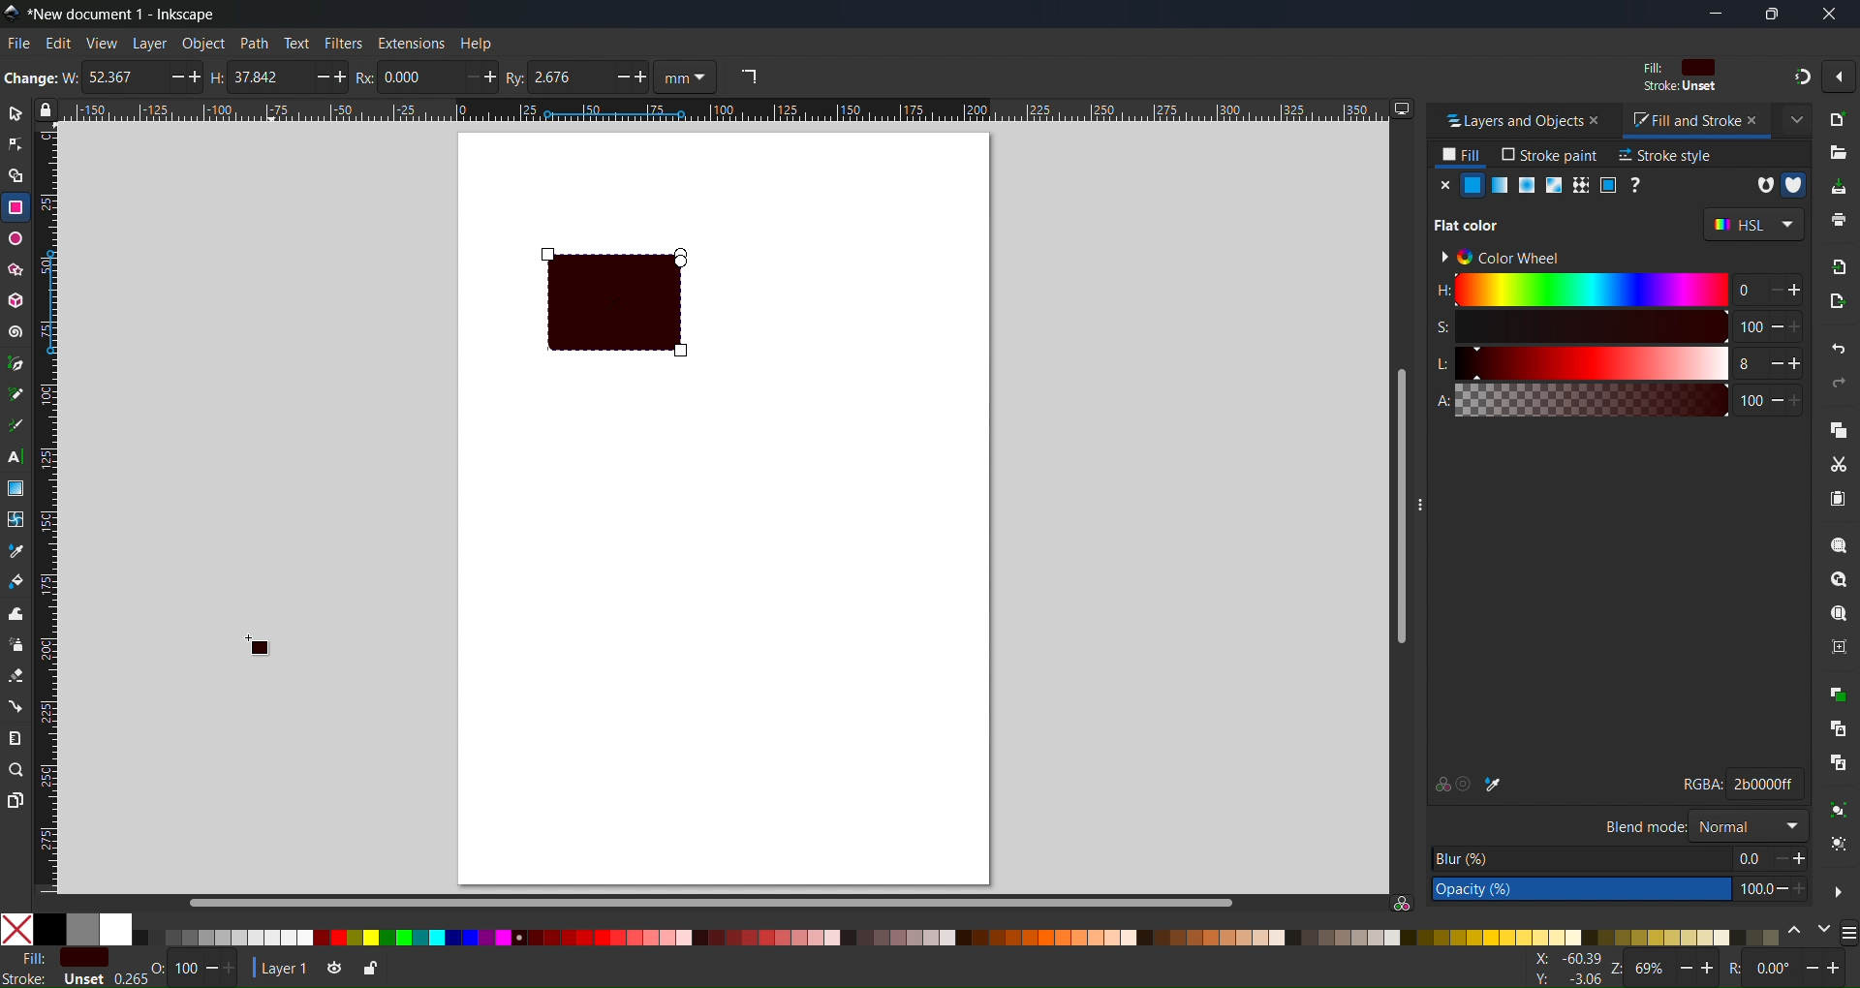 The width and height of the screenshot is (1860, 988). What do you see at coordinates (1709, 970) in the screenshot?
I see `Zoom in` at bounding box center [1709, 970].